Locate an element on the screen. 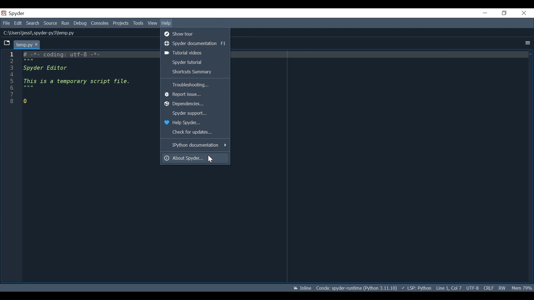 The image size is (534, 300). RW is located at coordinates (502, 288).